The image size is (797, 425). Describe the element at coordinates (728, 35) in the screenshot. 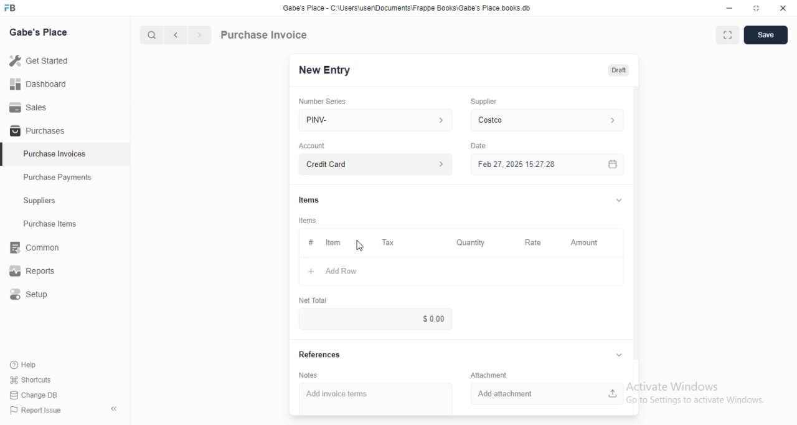

I see `Toggle between form and full width` at that location.